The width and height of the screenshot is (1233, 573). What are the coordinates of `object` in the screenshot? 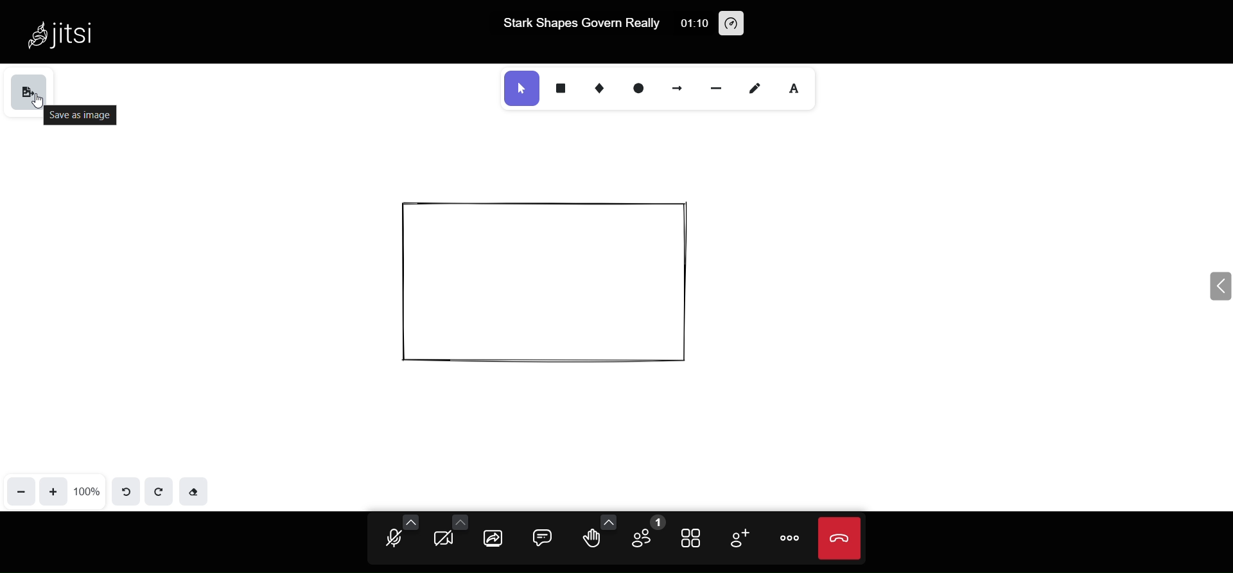 It's located at (543, 284).